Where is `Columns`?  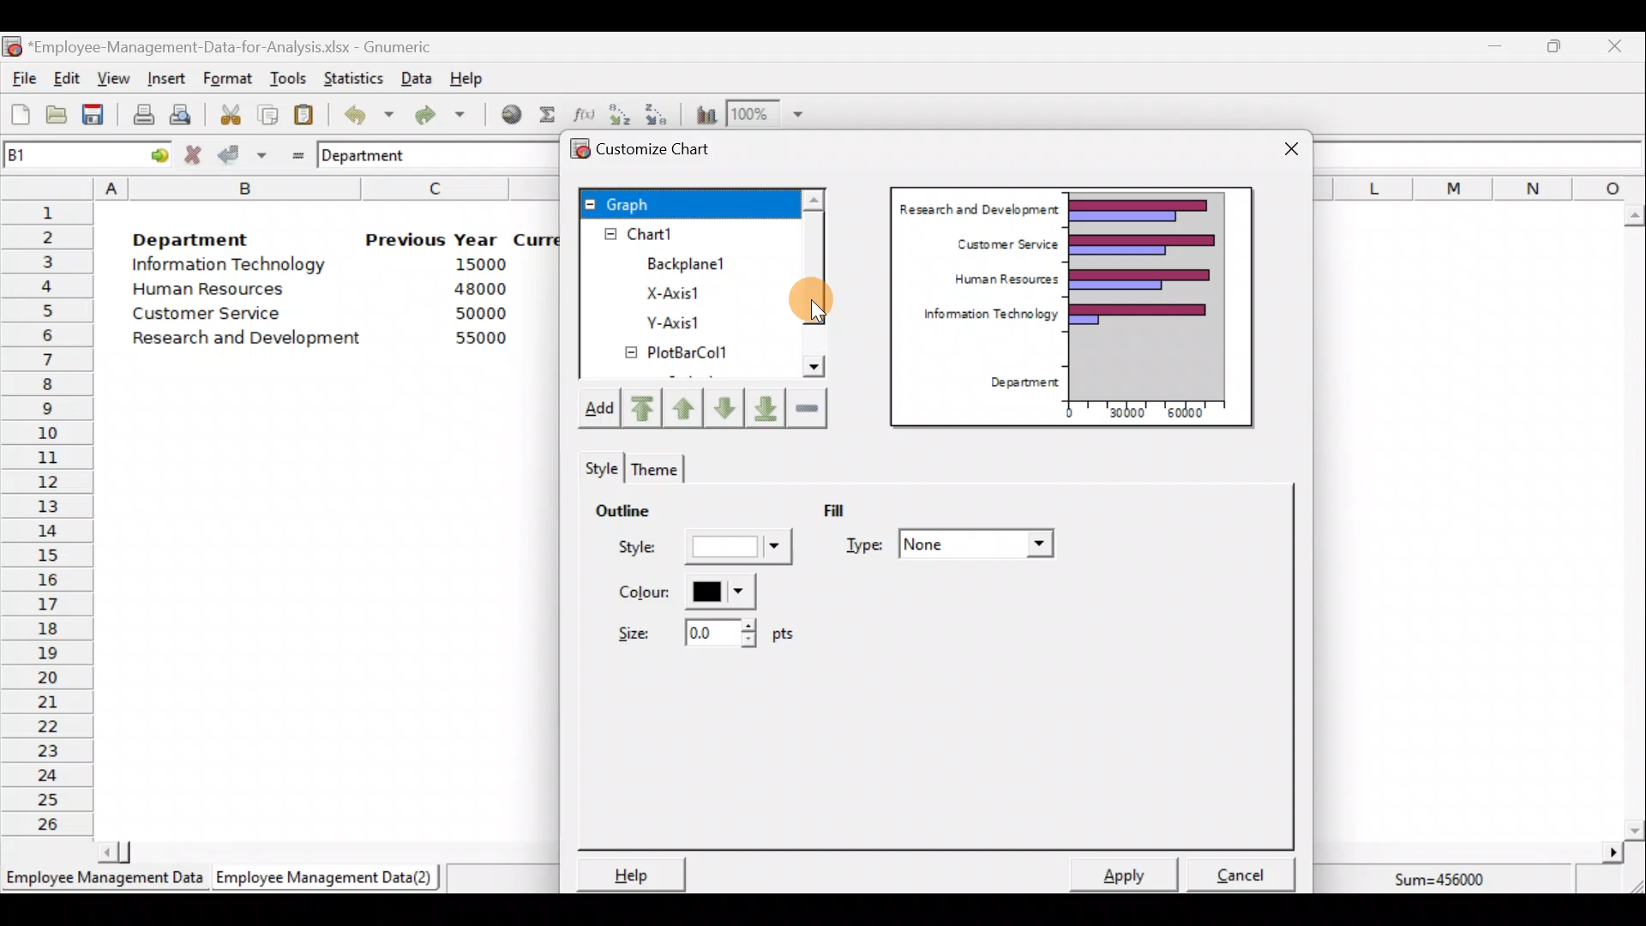 Columns is located at coordinates (1480, 187).